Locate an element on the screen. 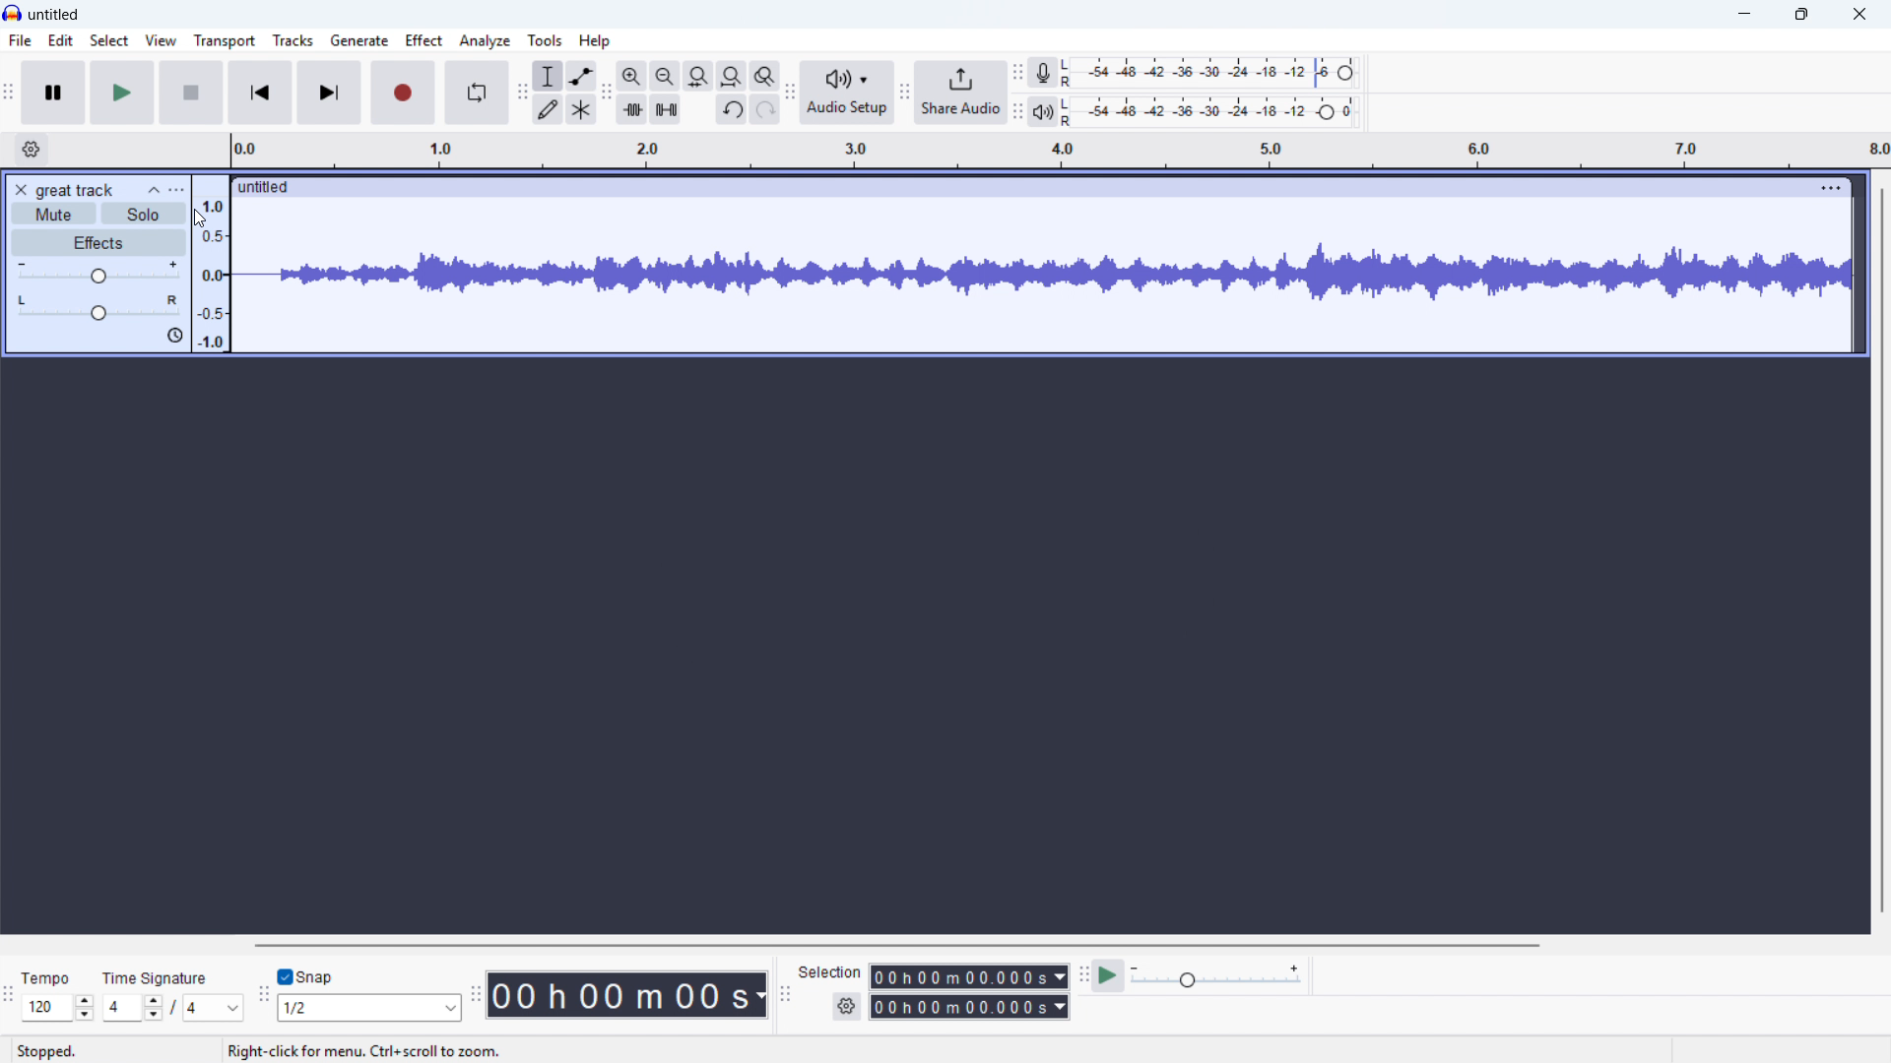 The width and height of the screenshot is (1891, 1063). Transport  is located at coordinates (224, 41).